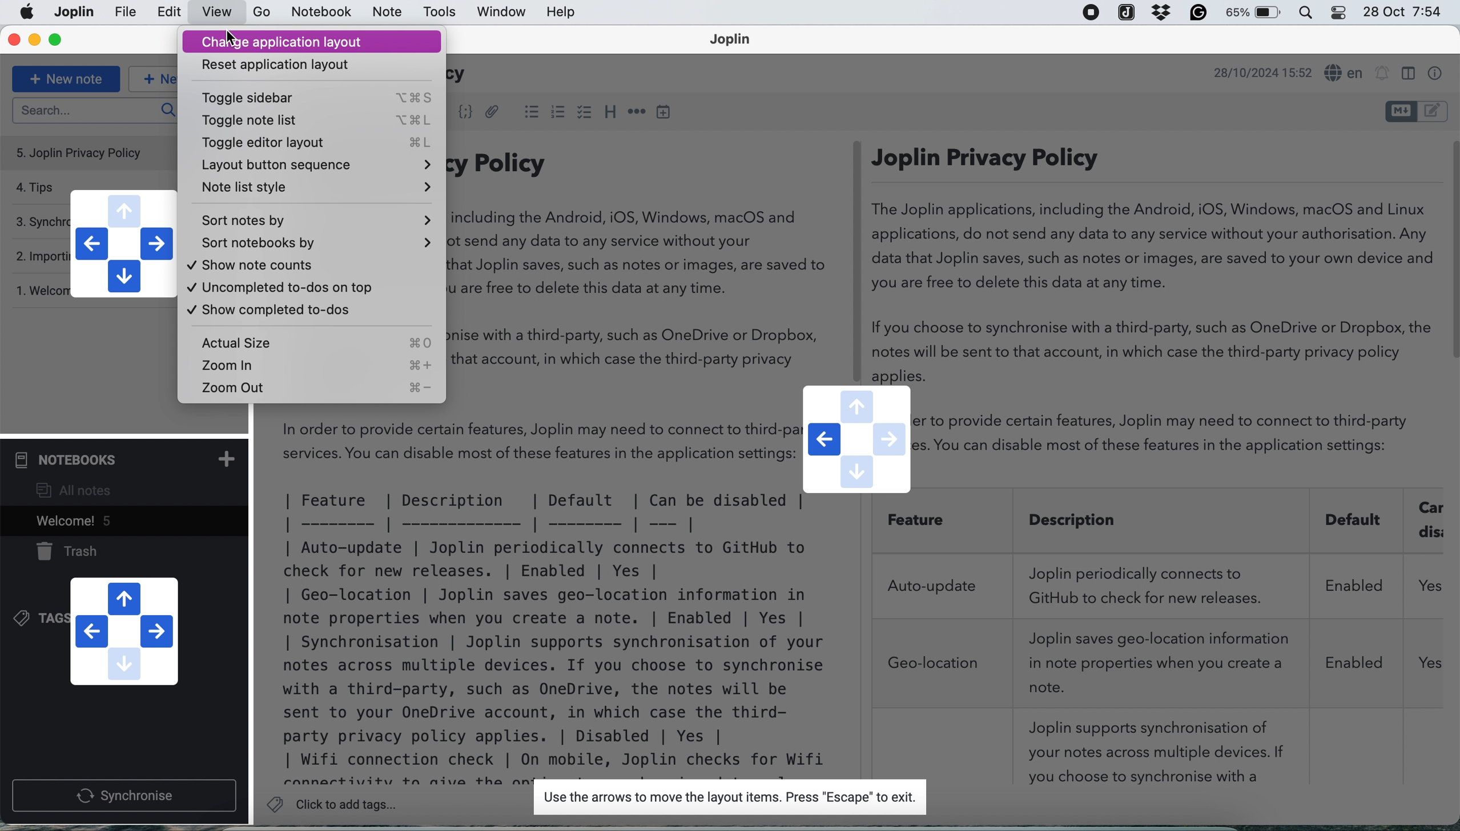 The width and height of the screenshot is (1460, 831). Describe the element at coordinates (856, 440) in the screenshot. I see `navigation buttons` at that location.